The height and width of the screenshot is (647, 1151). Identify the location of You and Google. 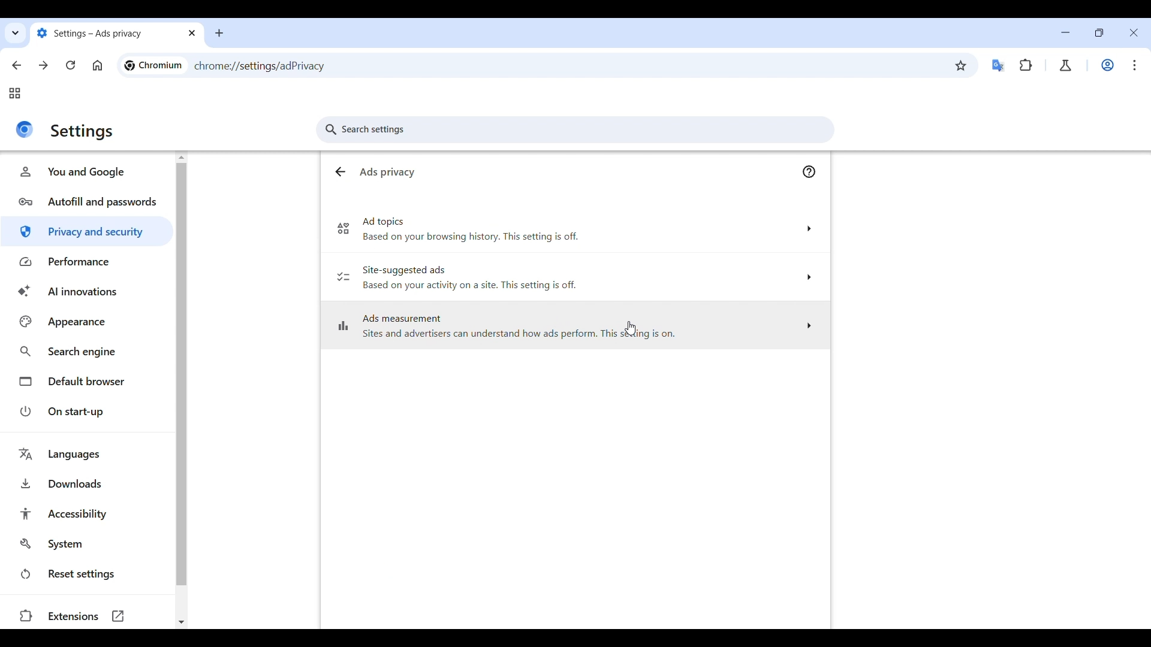
(88, 172).